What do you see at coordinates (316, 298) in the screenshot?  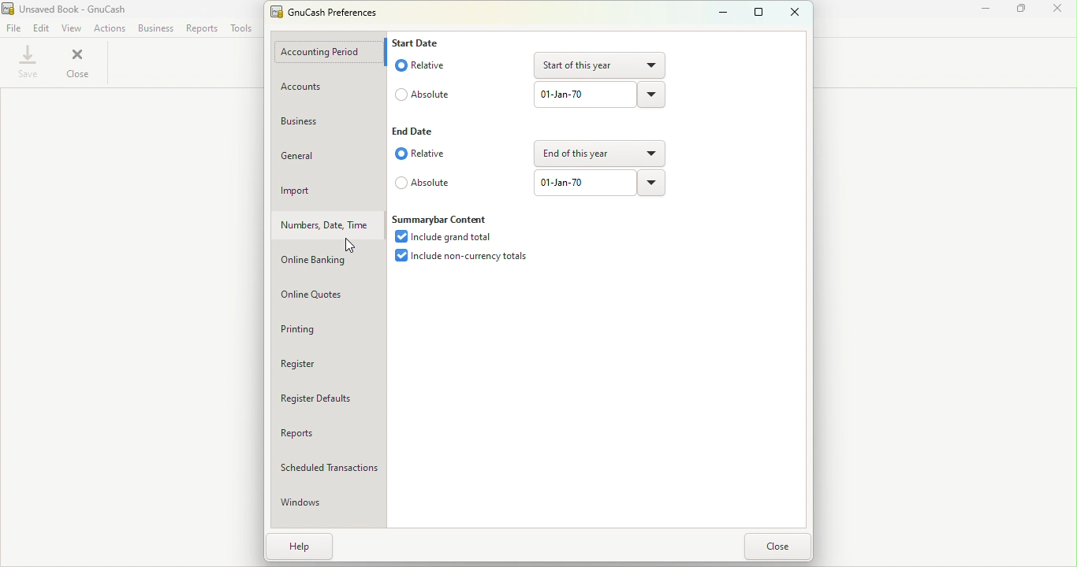 I see `Online quotes` at bounding box center [316, 298].